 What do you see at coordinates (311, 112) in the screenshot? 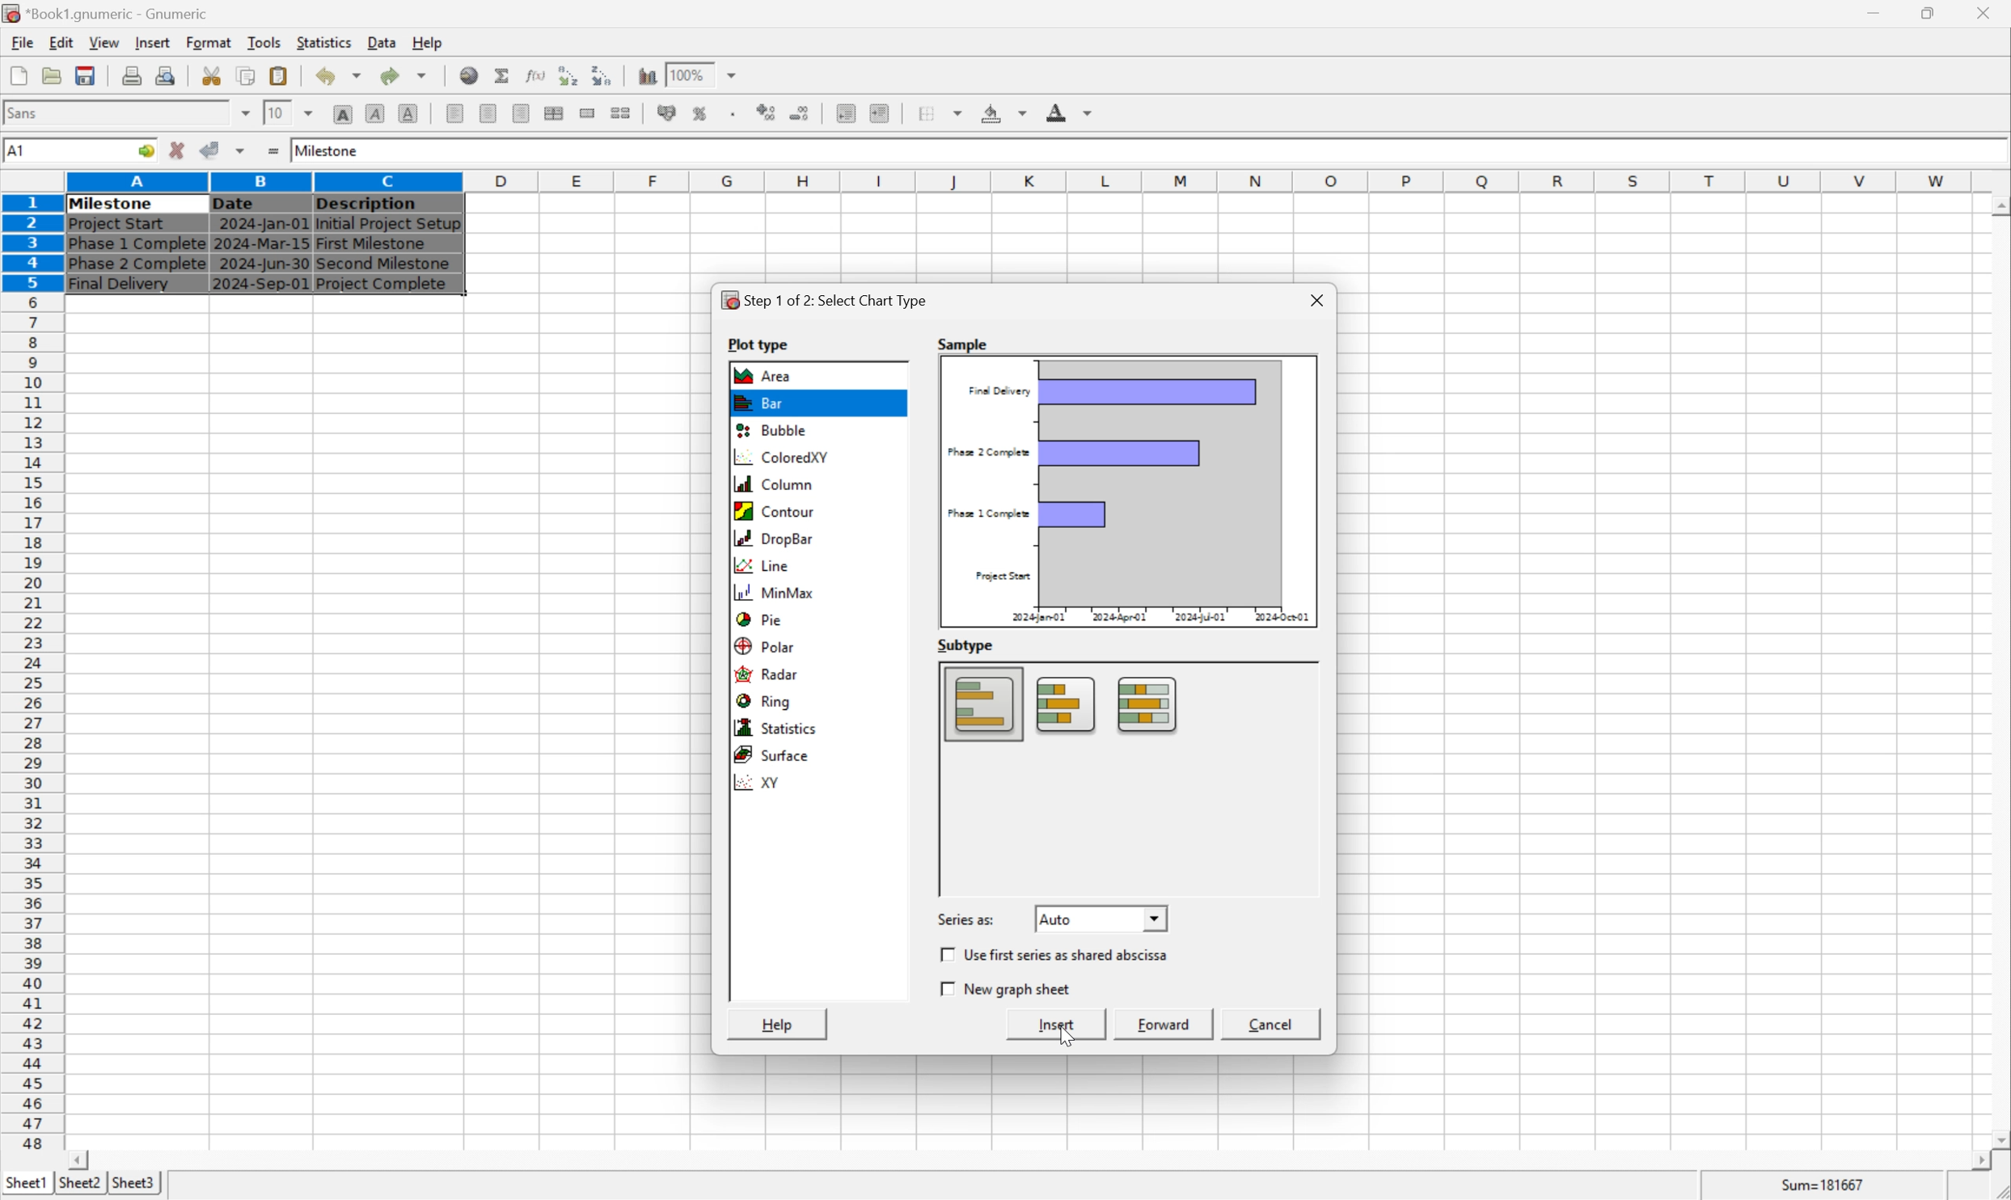
I see `drop down` at bounding box center [311, 112].